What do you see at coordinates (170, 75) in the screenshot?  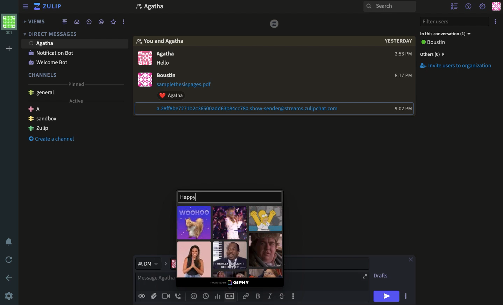 I see `User` at bounding box center [170, 75].